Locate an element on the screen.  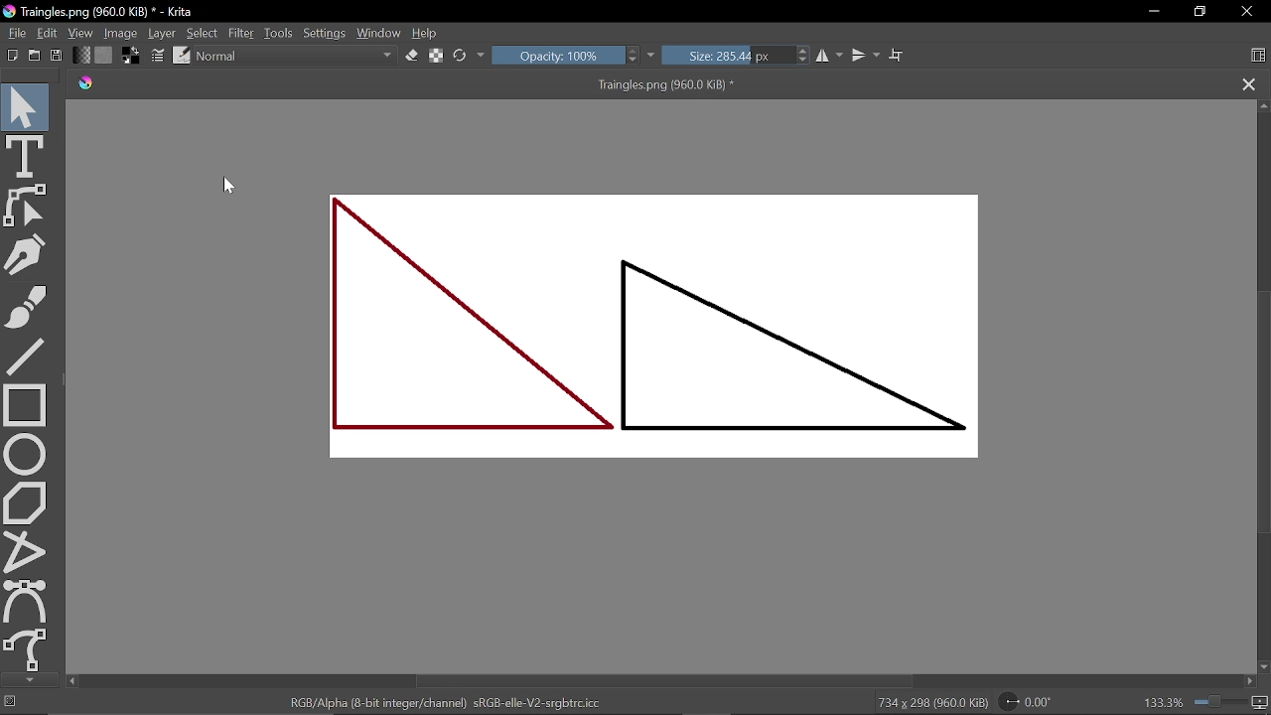
Select shapes tool is located at coordinates (25, 106).